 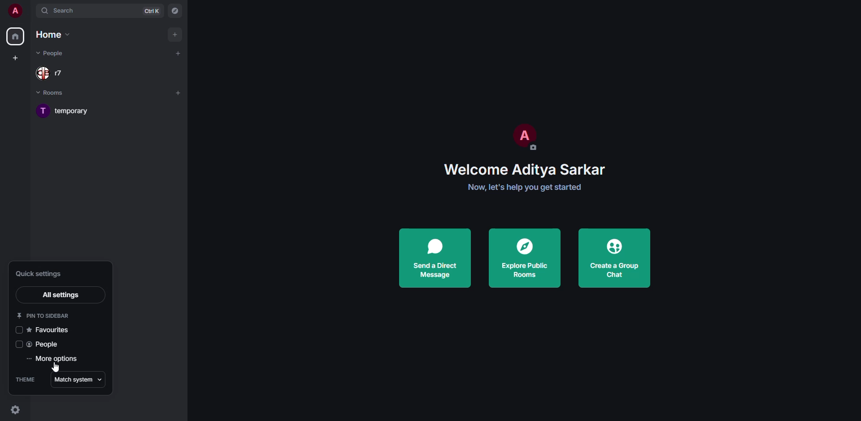 I want to click on profile, so click(x=14, y=10).